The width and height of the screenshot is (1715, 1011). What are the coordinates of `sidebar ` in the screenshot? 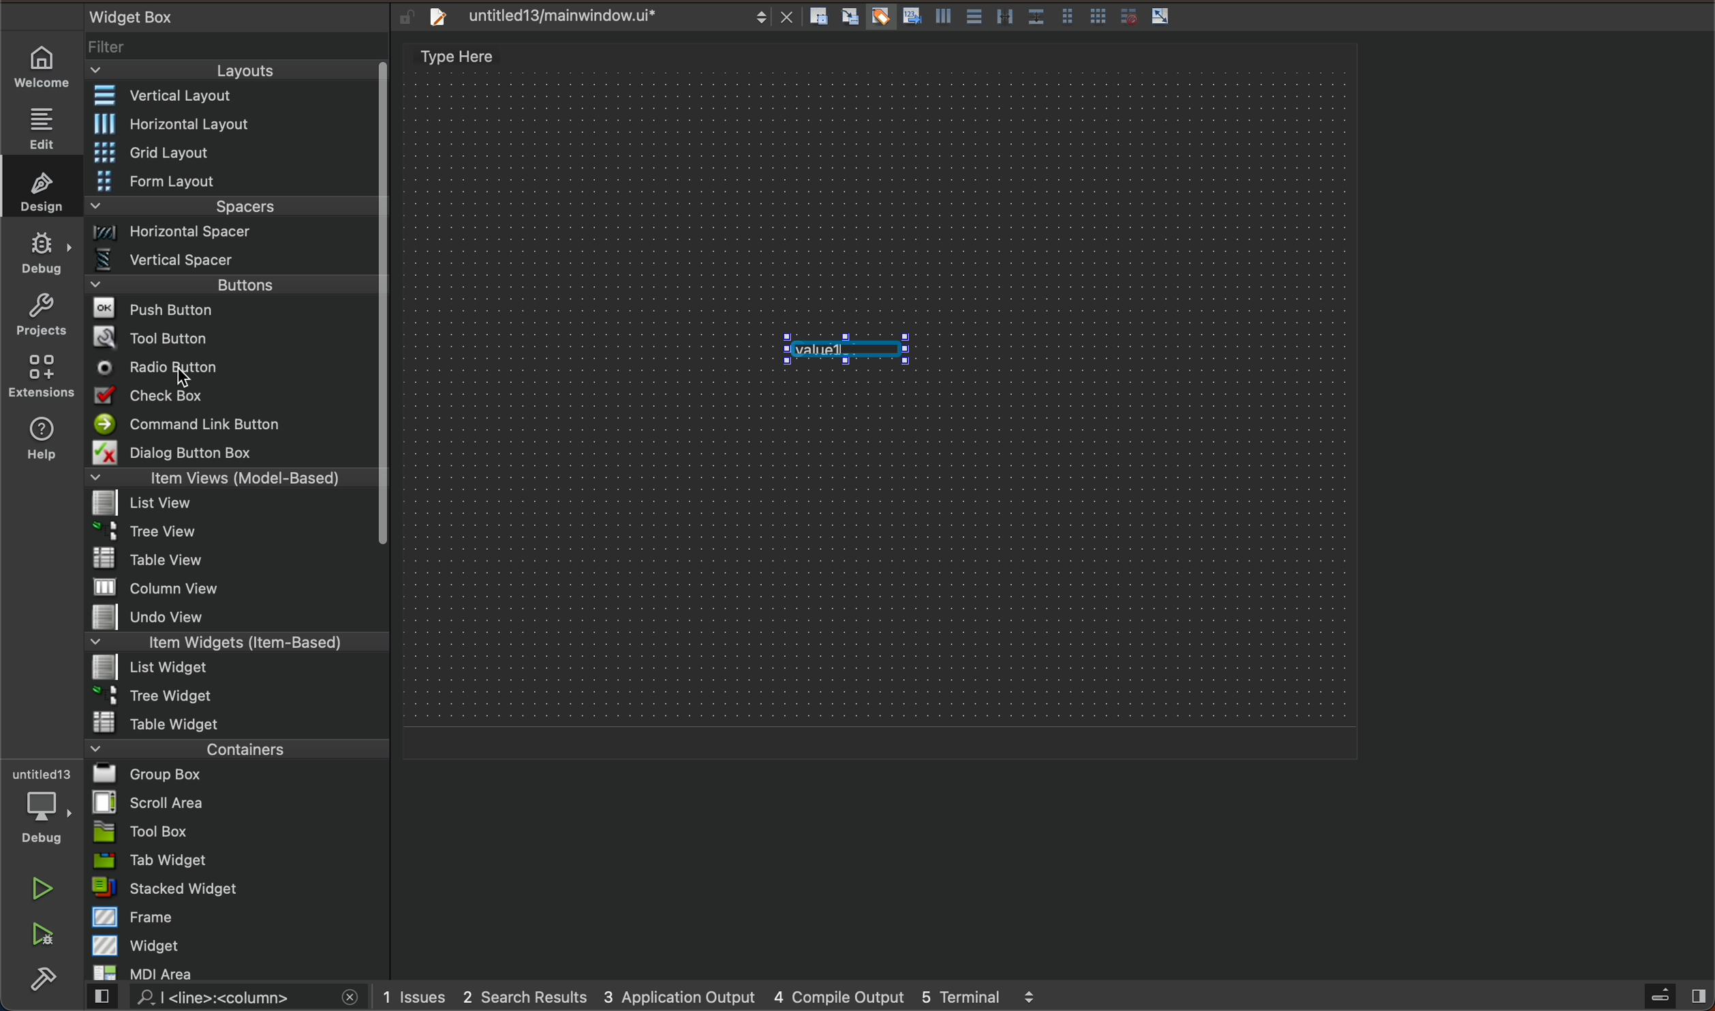 It's located at (1663, 997).